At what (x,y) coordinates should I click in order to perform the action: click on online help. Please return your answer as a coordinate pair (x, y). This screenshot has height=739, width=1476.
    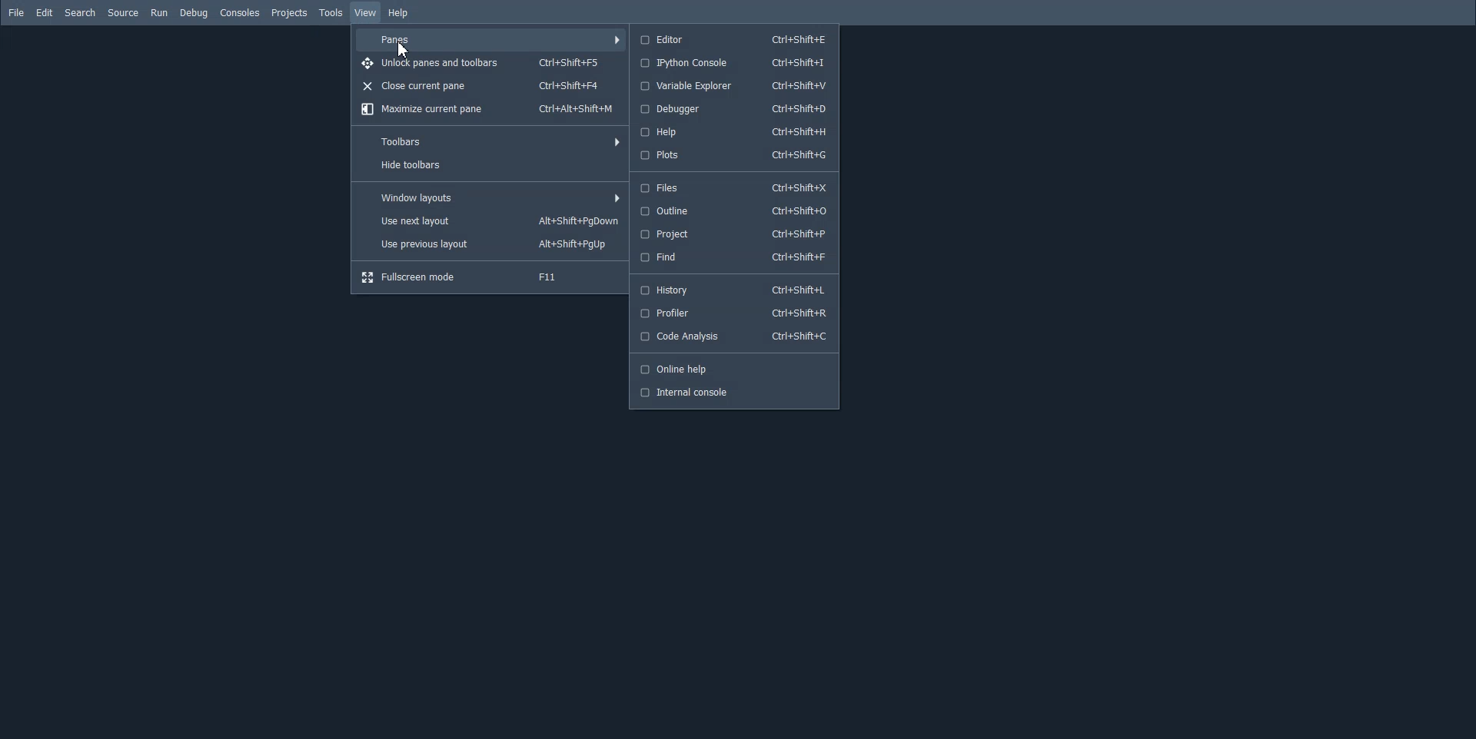
    Looking at the image, I should click on (730, 368).